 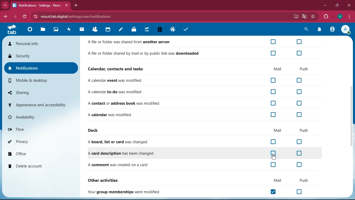 I want to click on close, so click(x=348, y=5).